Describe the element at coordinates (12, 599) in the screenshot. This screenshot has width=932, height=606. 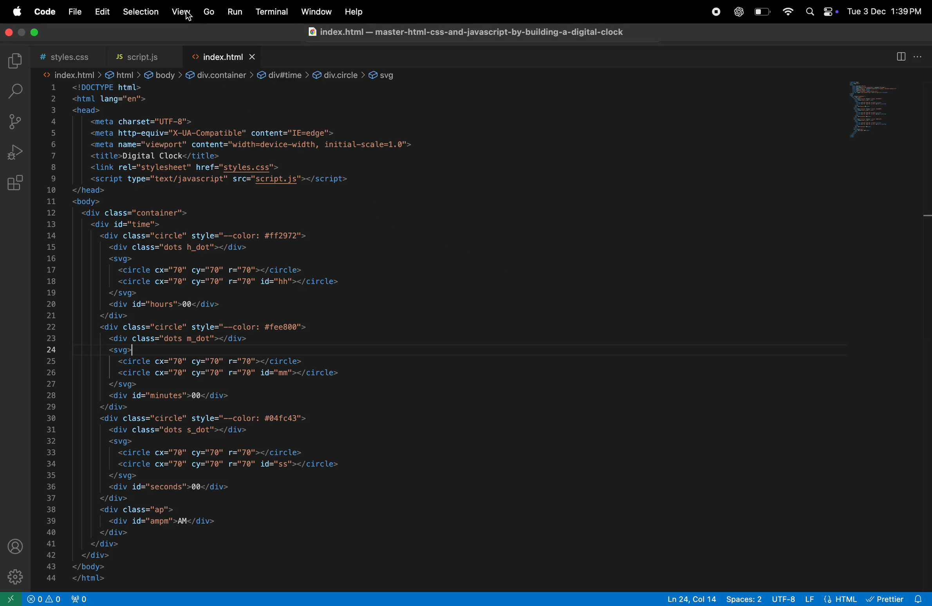
I see `open remote window` at that location.